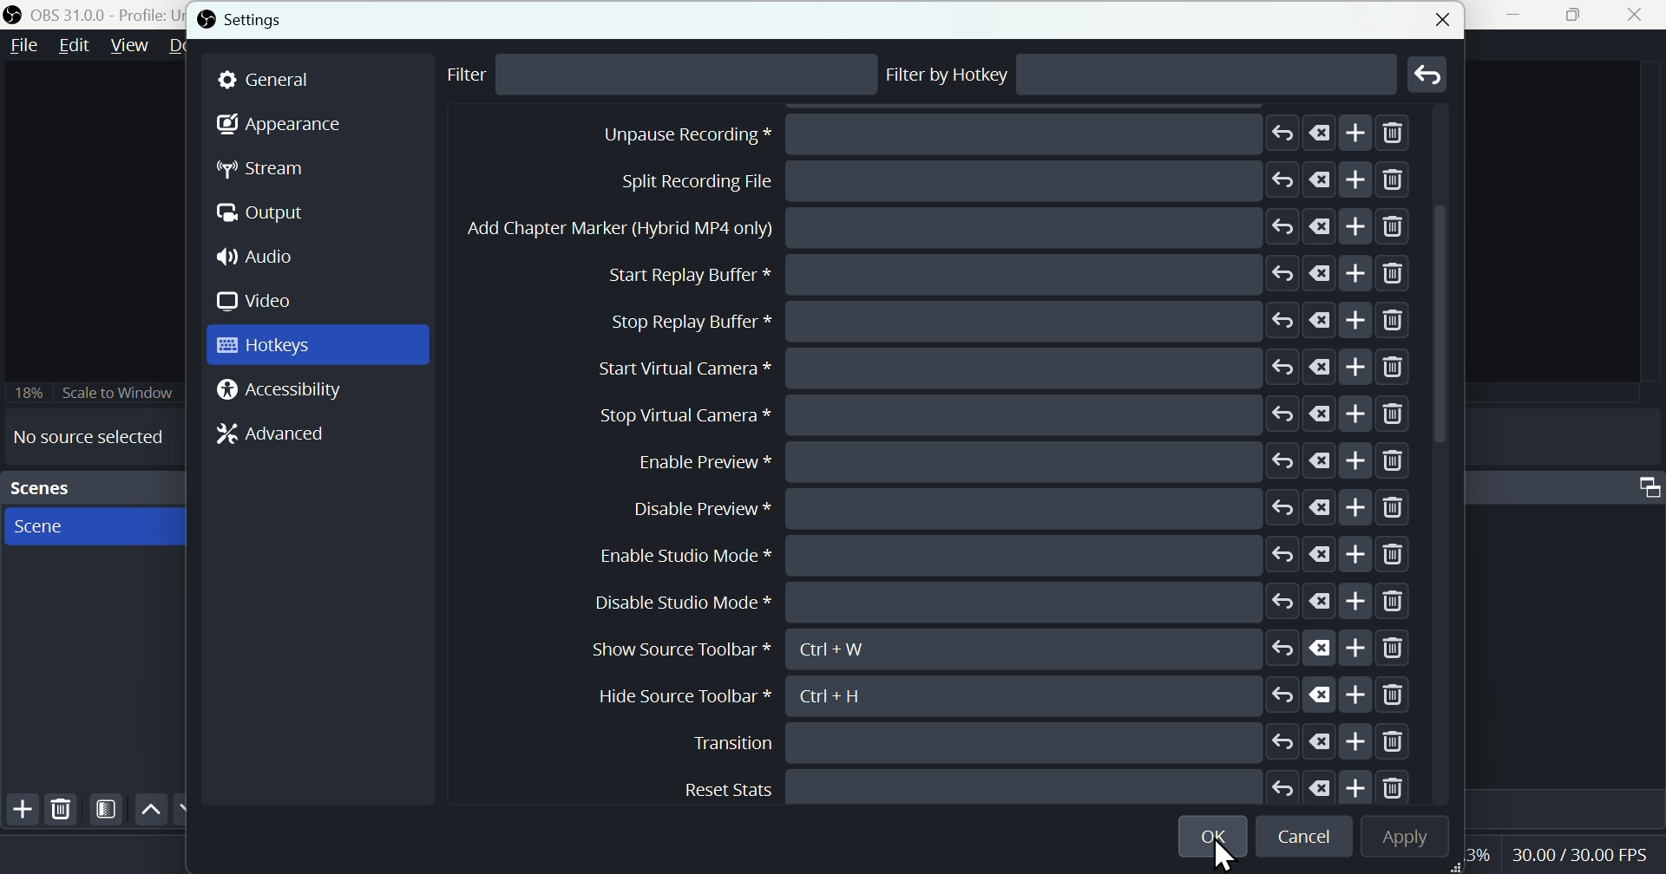  Describe the element at coordinates (685, 696) in the screenshot. I see `Height source toolbar` at that location.